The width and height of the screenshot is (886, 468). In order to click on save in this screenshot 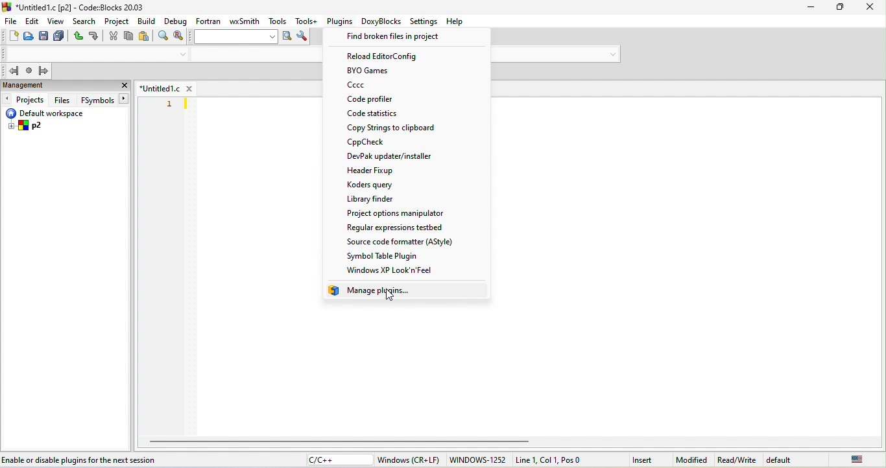, I will do `click(43, 37)`.